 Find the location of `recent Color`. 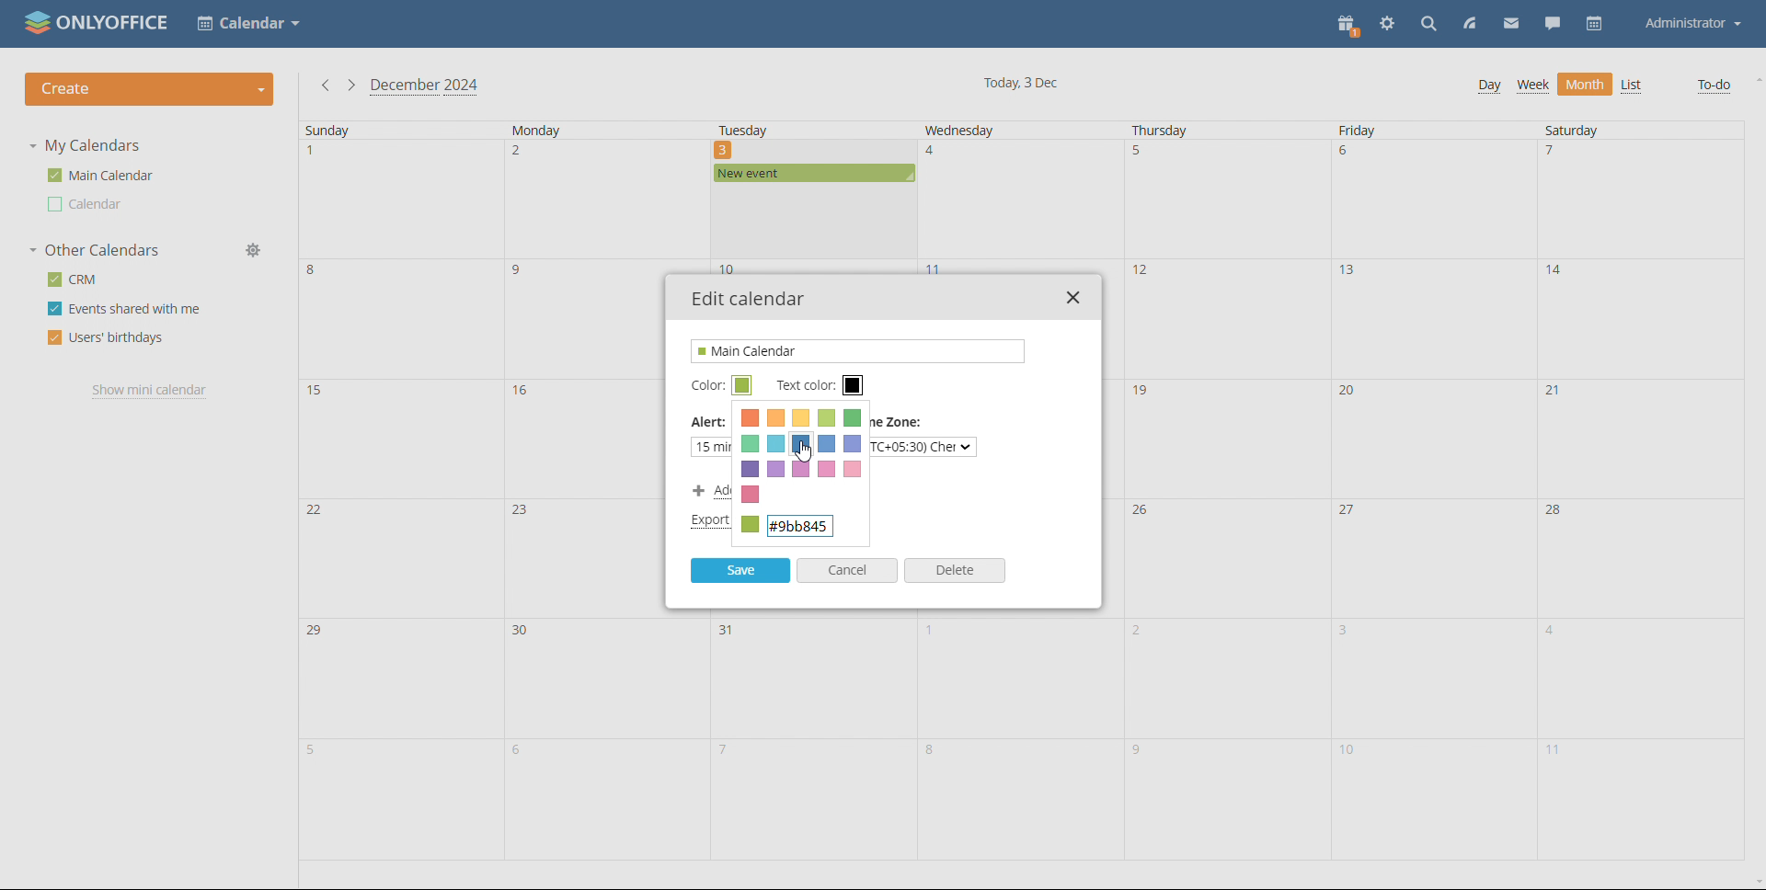

recent Color is located at coordinates (752, 495).